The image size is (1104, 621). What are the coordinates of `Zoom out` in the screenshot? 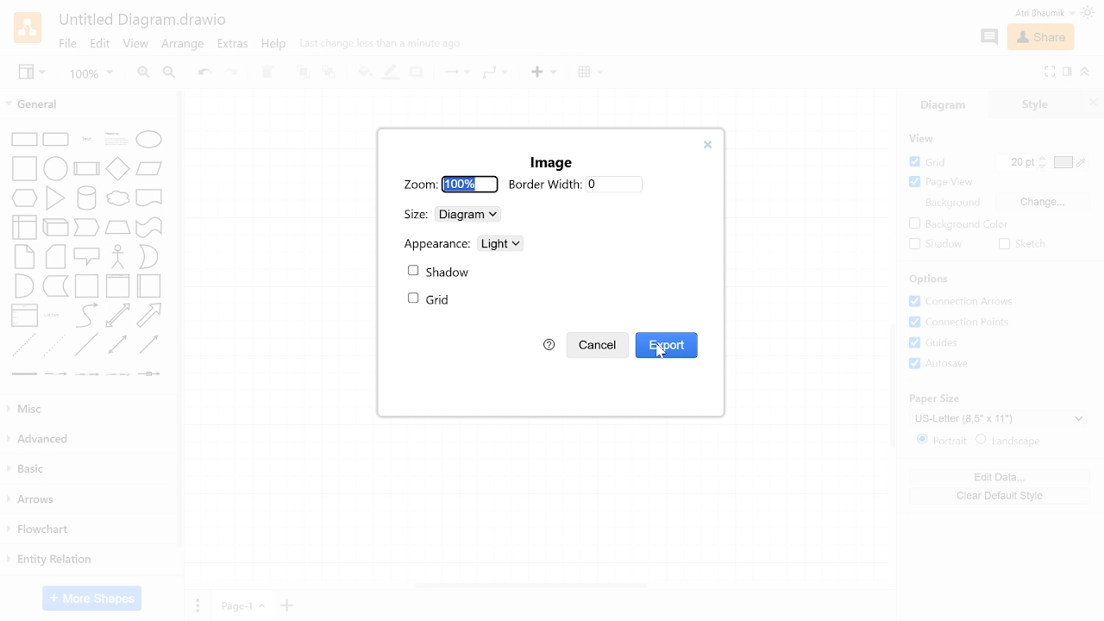 It's located at (171, 73).